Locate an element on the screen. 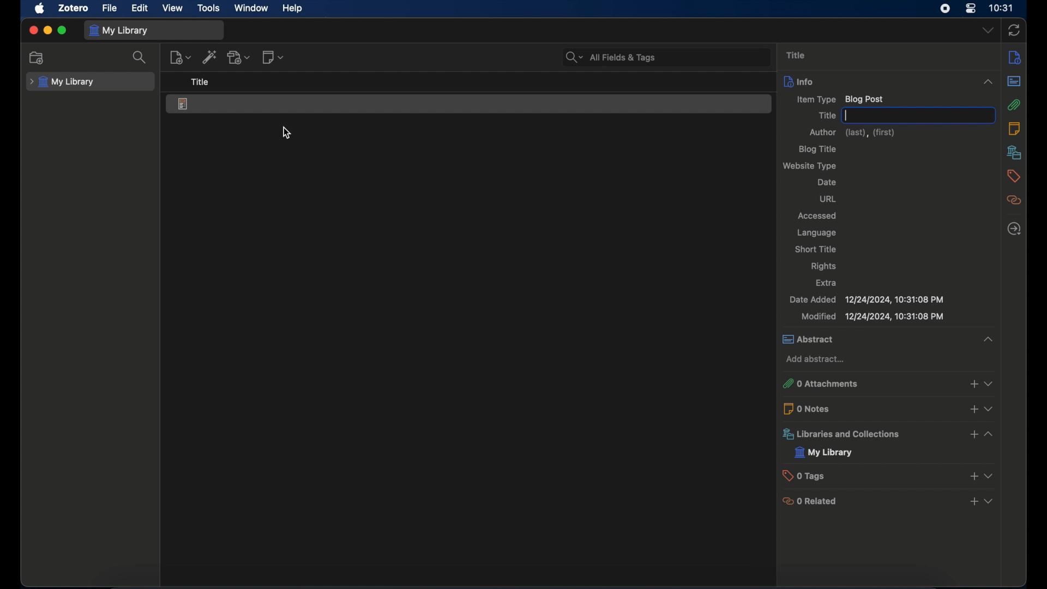 This screenshot has height=589, width=1047. title is located at coordinates (825, 116).